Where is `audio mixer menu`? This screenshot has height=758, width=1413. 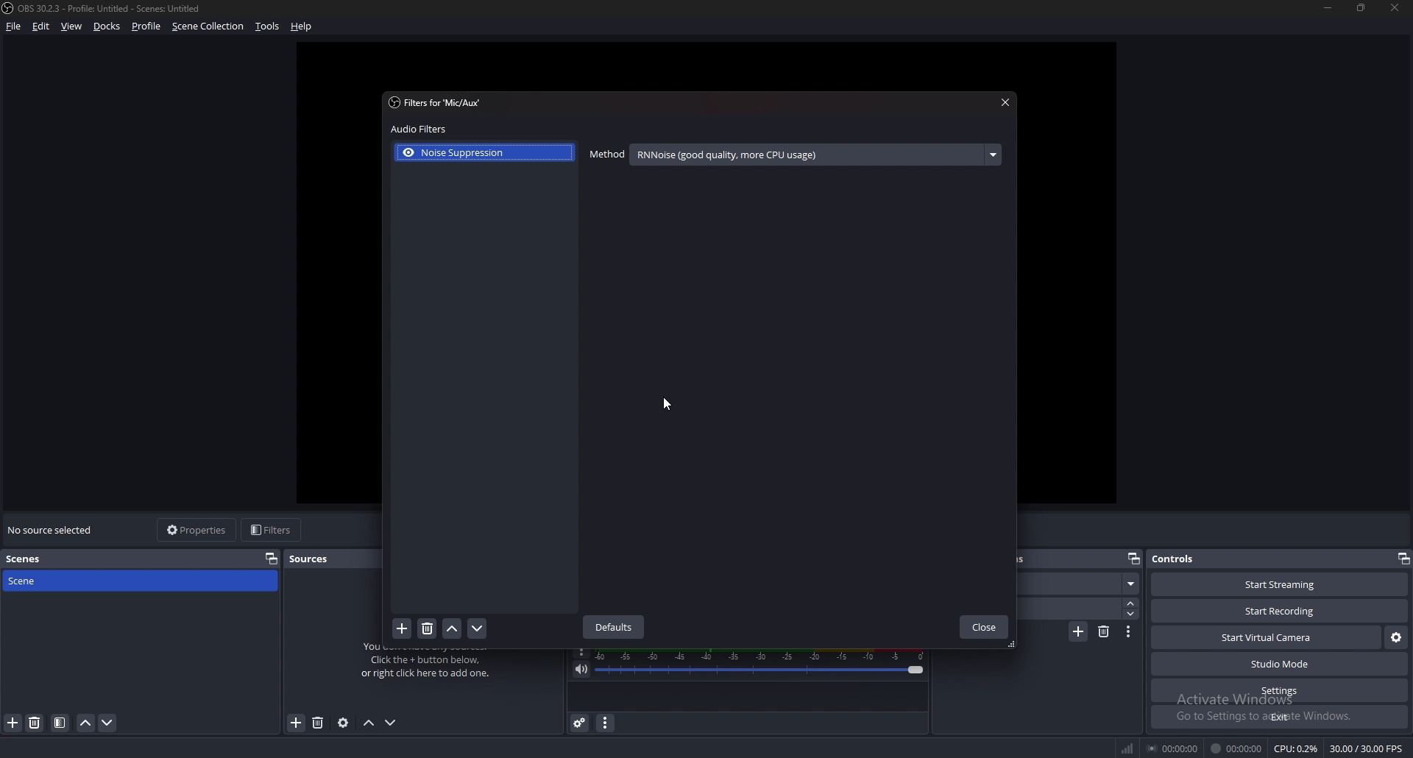
audio mixer menu is located at coordinates (606, 724).